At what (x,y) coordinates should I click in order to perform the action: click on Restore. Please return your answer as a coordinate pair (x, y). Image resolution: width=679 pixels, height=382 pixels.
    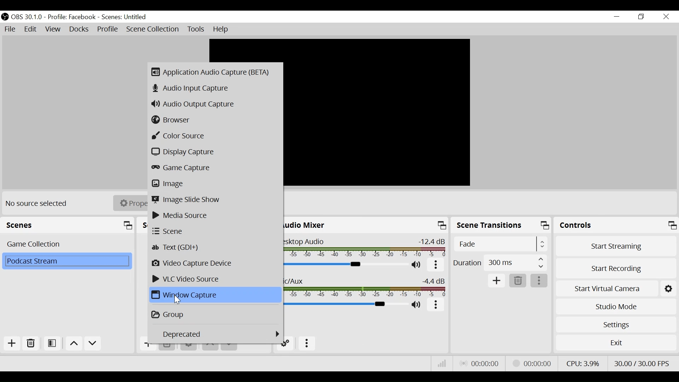
    Looking at the image, I should click on (642, 17).